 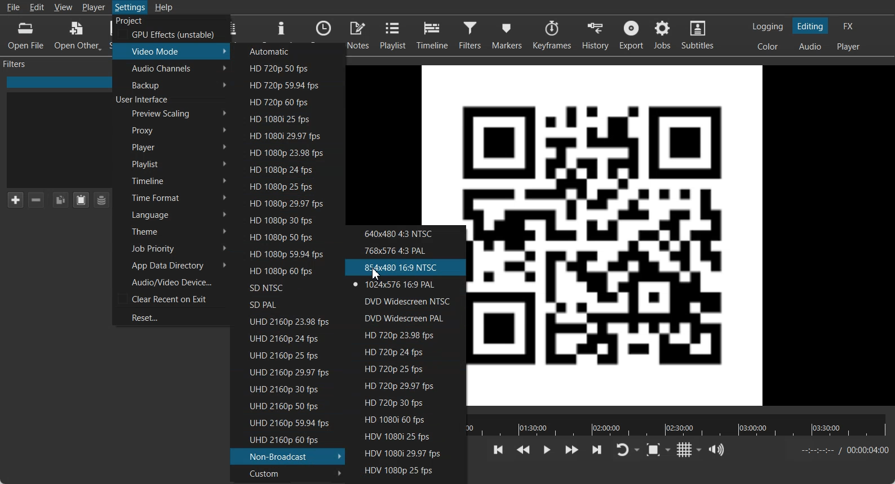 I want to click on Filter, so click(x=470, y=35).